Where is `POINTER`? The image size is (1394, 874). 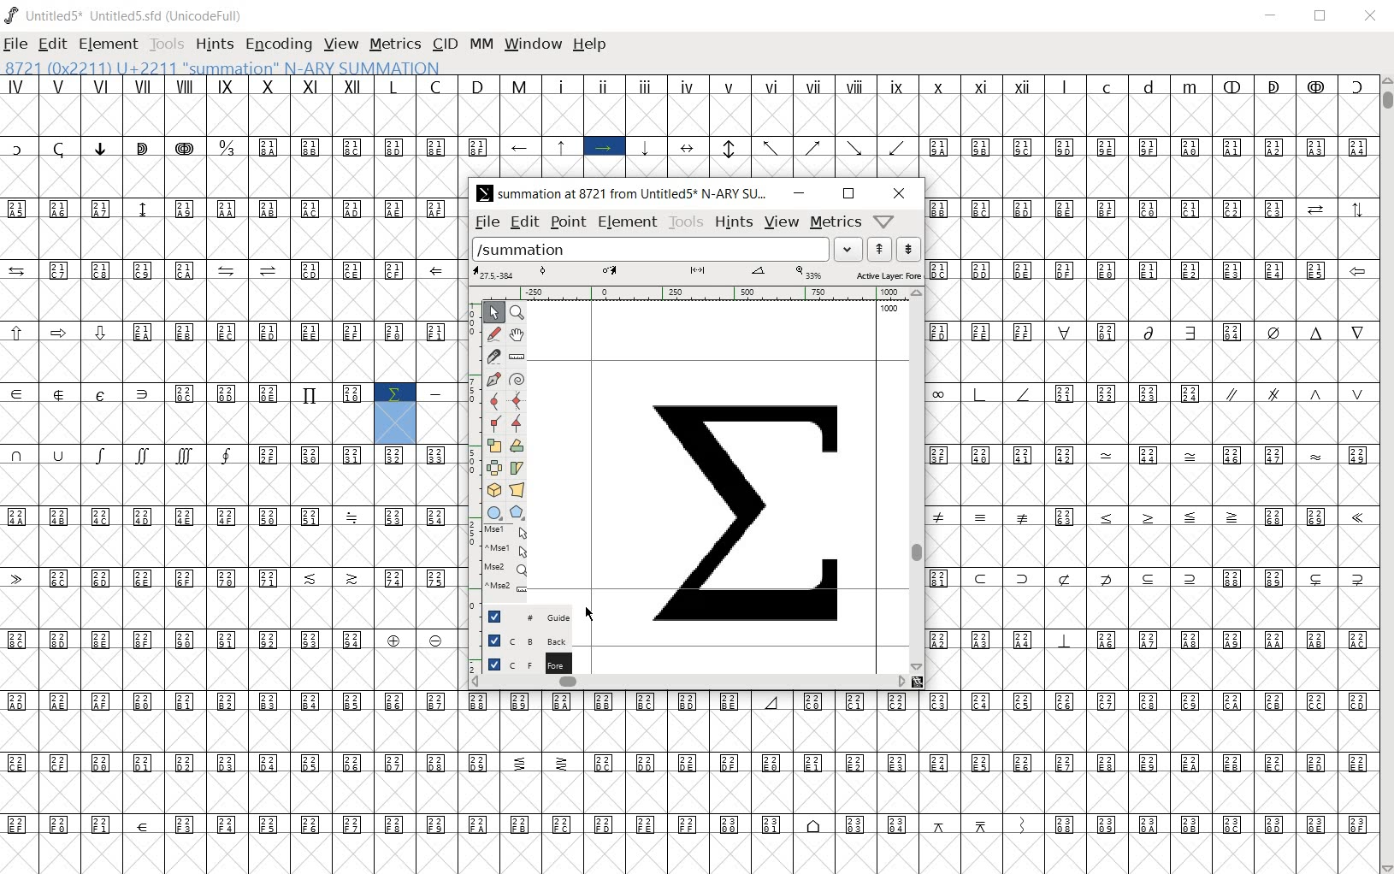
POINTER is located at coordinates (493, 311).